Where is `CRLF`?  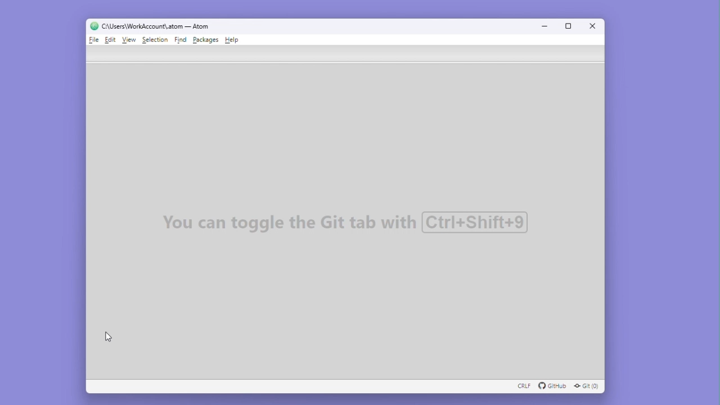
CRLF is located at coordinates (521, 386).